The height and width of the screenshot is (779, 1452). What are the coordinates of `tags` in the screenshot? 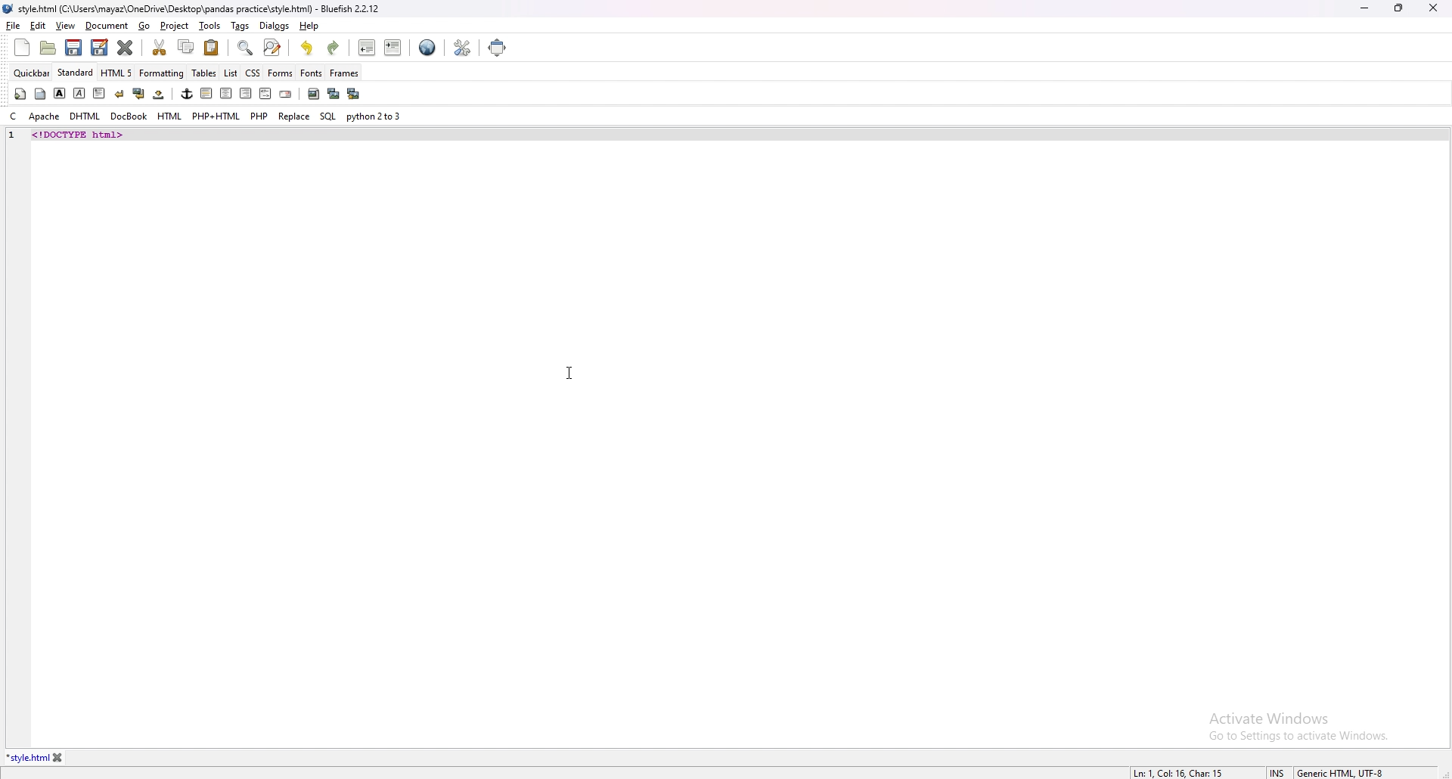 It's located at (241, 26).